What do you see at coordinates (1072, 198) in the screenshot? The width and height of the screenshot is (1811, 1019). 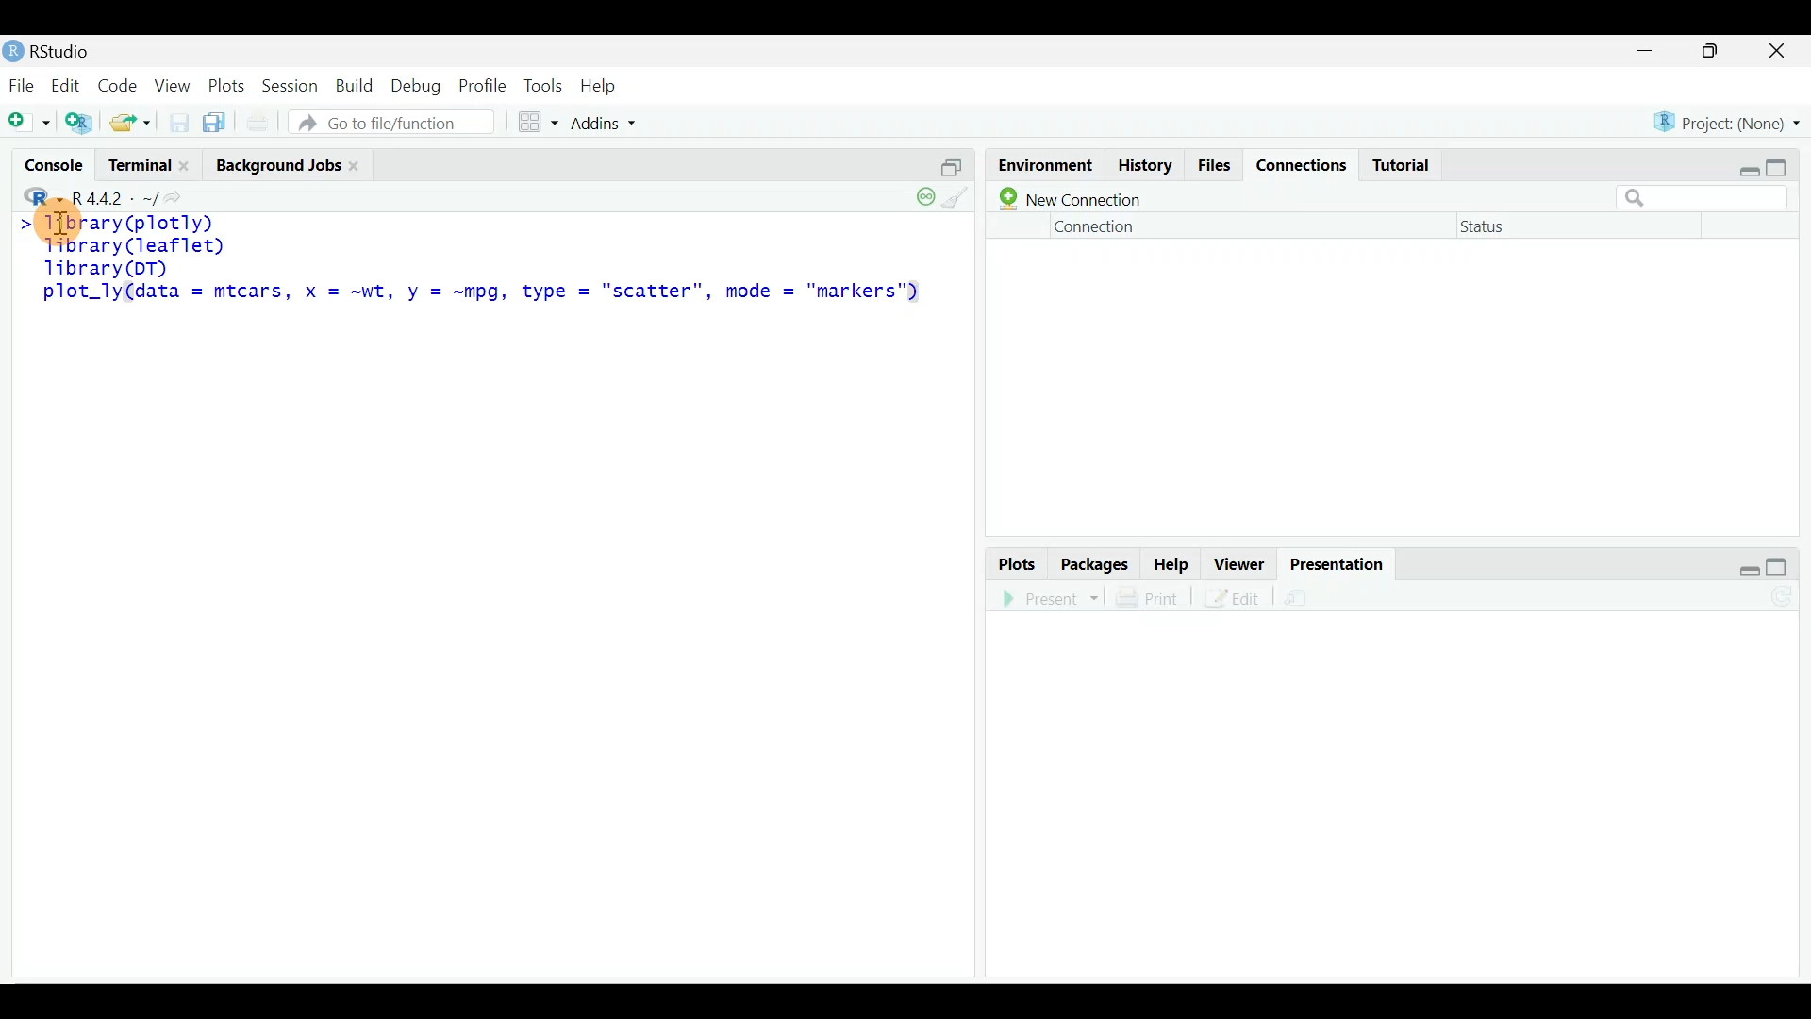 I see `New connection` at bounding box center [1072, 198].